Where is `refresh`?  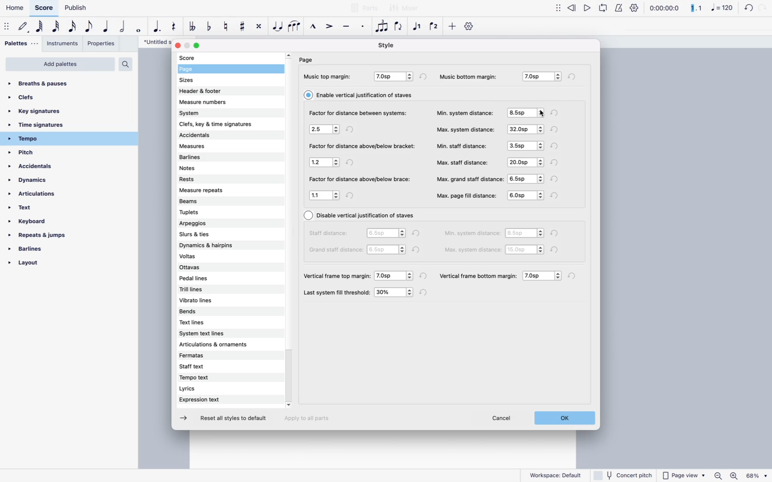
refresh is located at coordinates (558, 113).